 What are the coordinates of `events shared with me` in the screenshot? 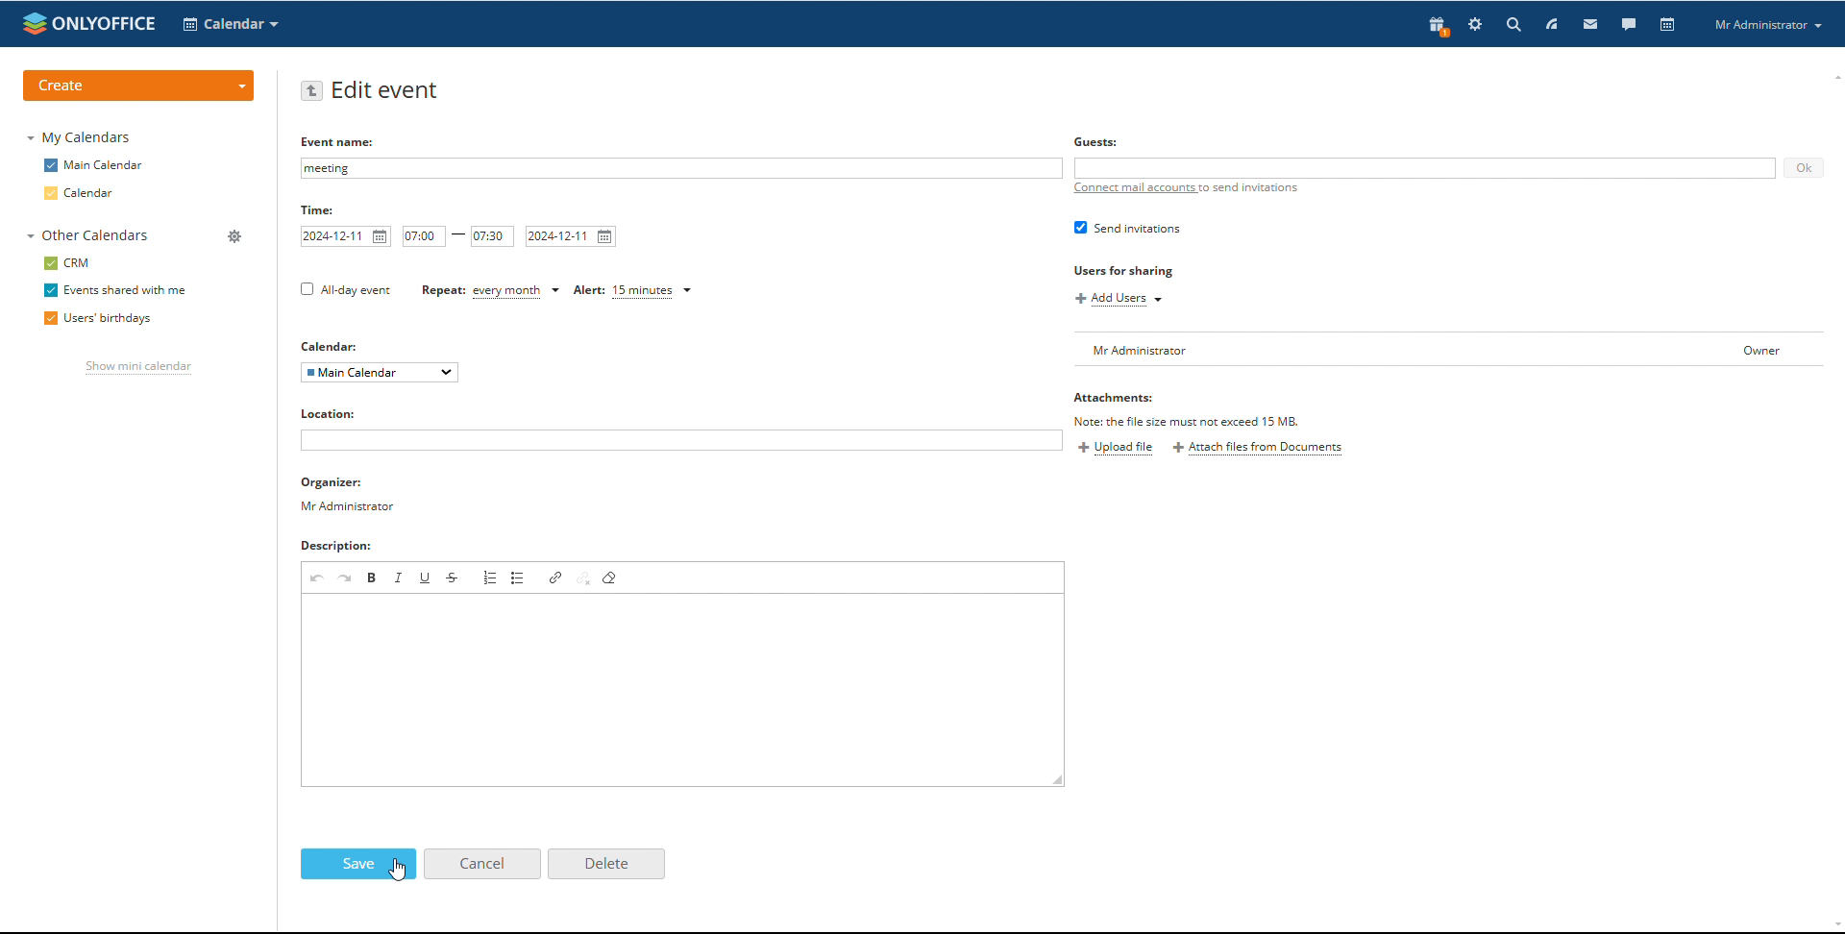 It's located at (115, 291).